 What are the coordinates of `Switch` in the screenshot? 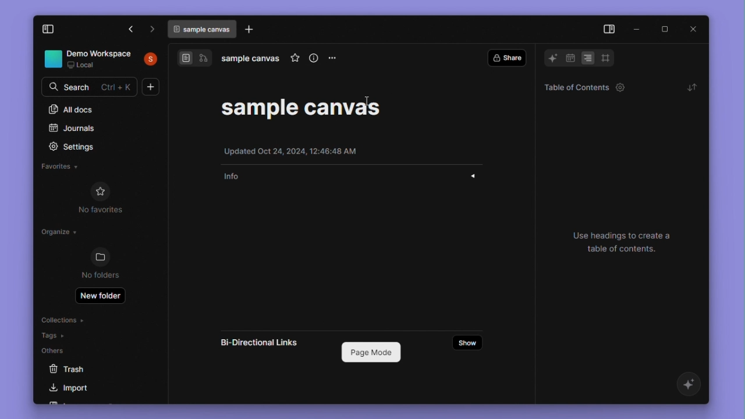 It's located at (194, 60).